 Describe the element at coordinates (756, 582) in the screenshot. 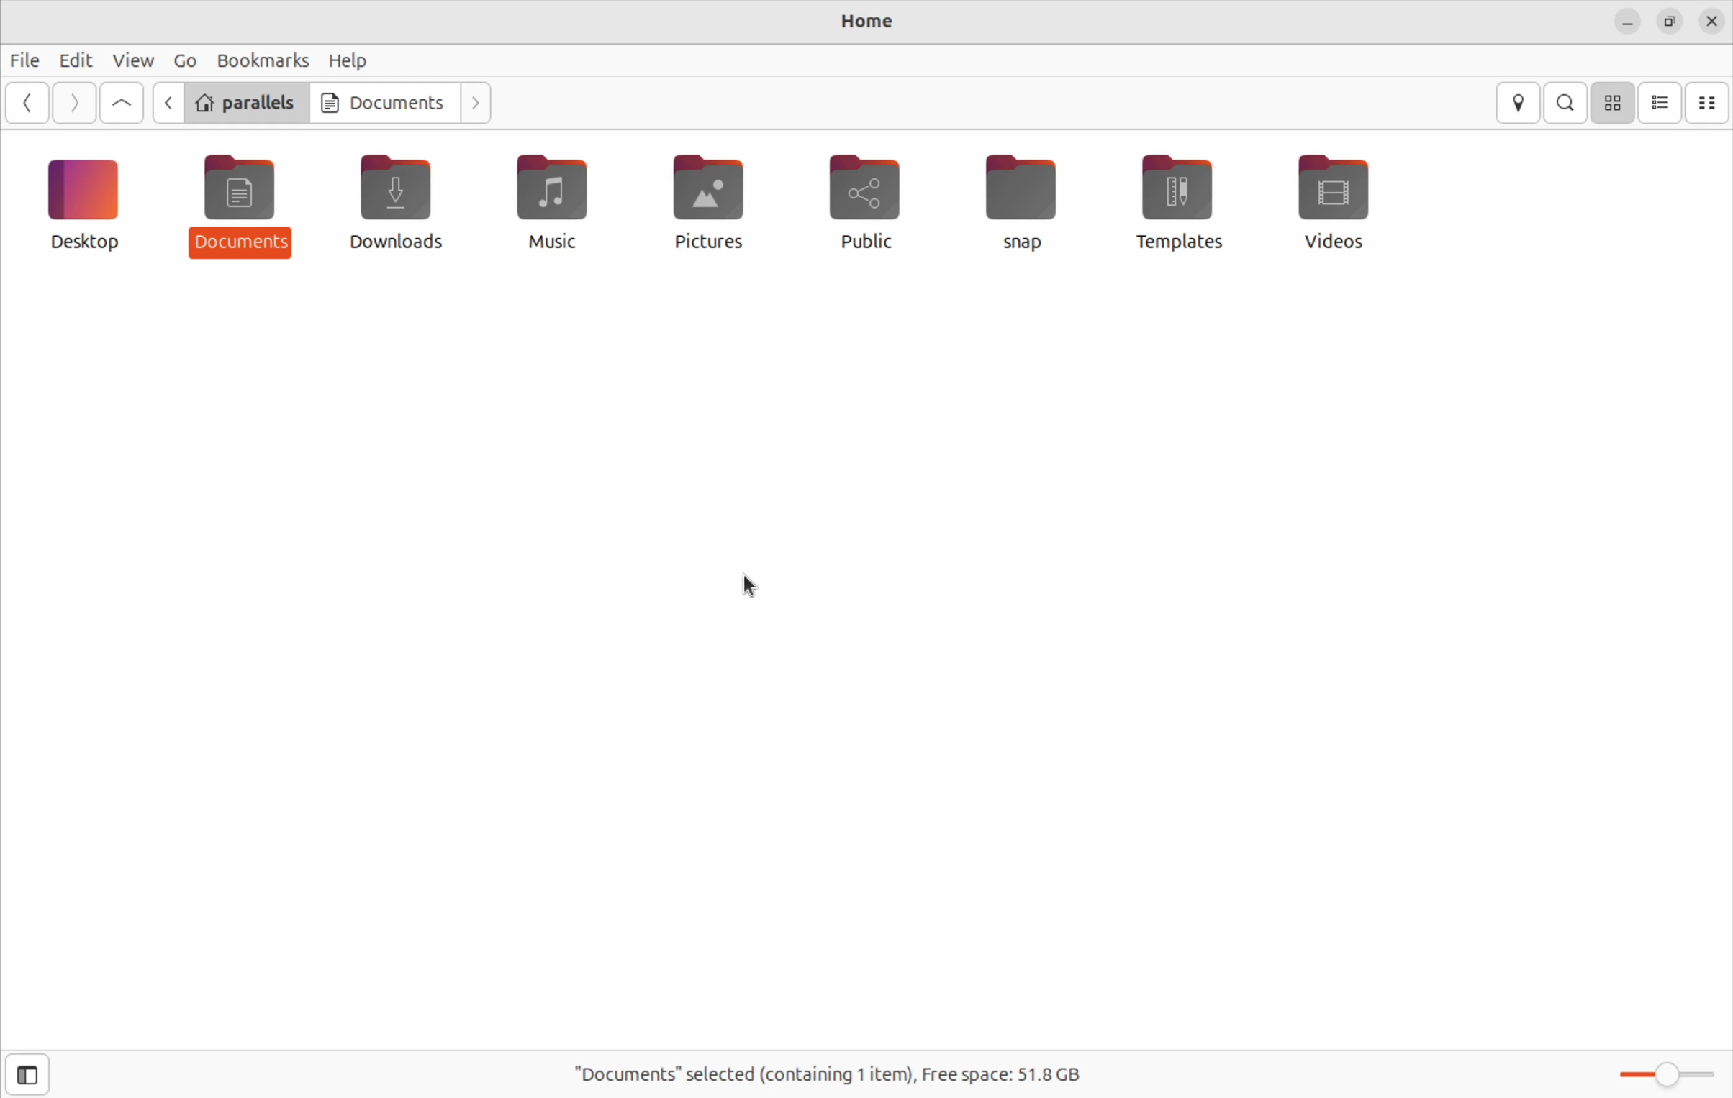

I see `cursor` at that location.